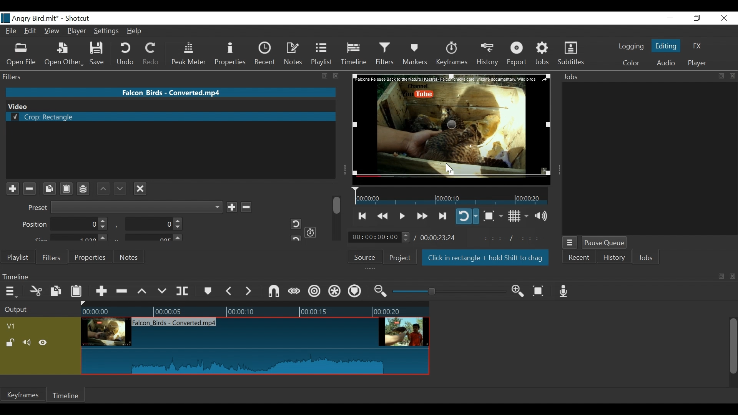  I want to click on Ripple all tracks, so click(335, 292).